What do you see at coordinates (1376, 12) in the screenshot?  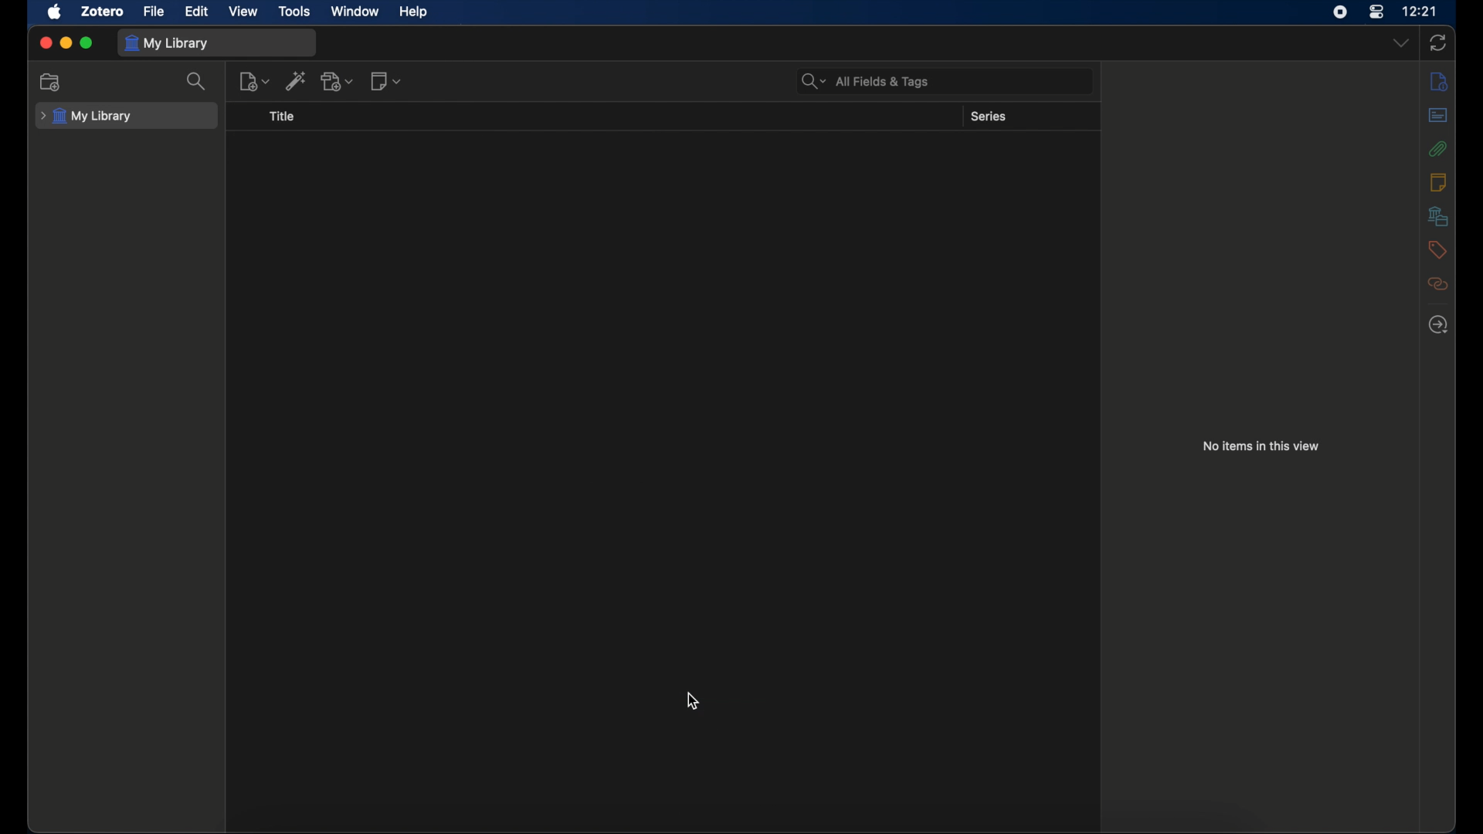 I see `control center` at bounding box center [1376, 12].